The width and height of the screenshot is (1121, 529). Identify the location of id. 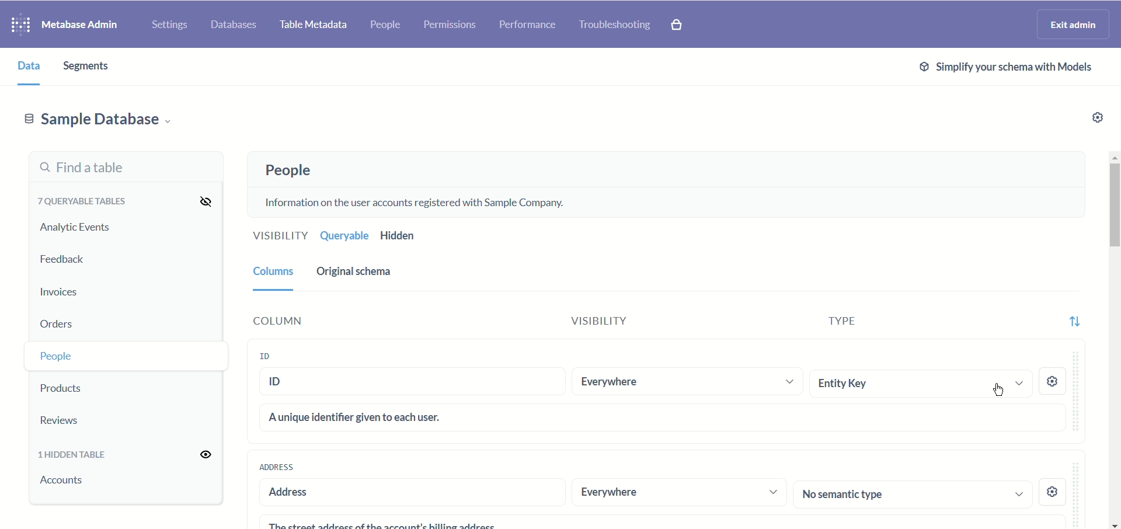
(276, 355).